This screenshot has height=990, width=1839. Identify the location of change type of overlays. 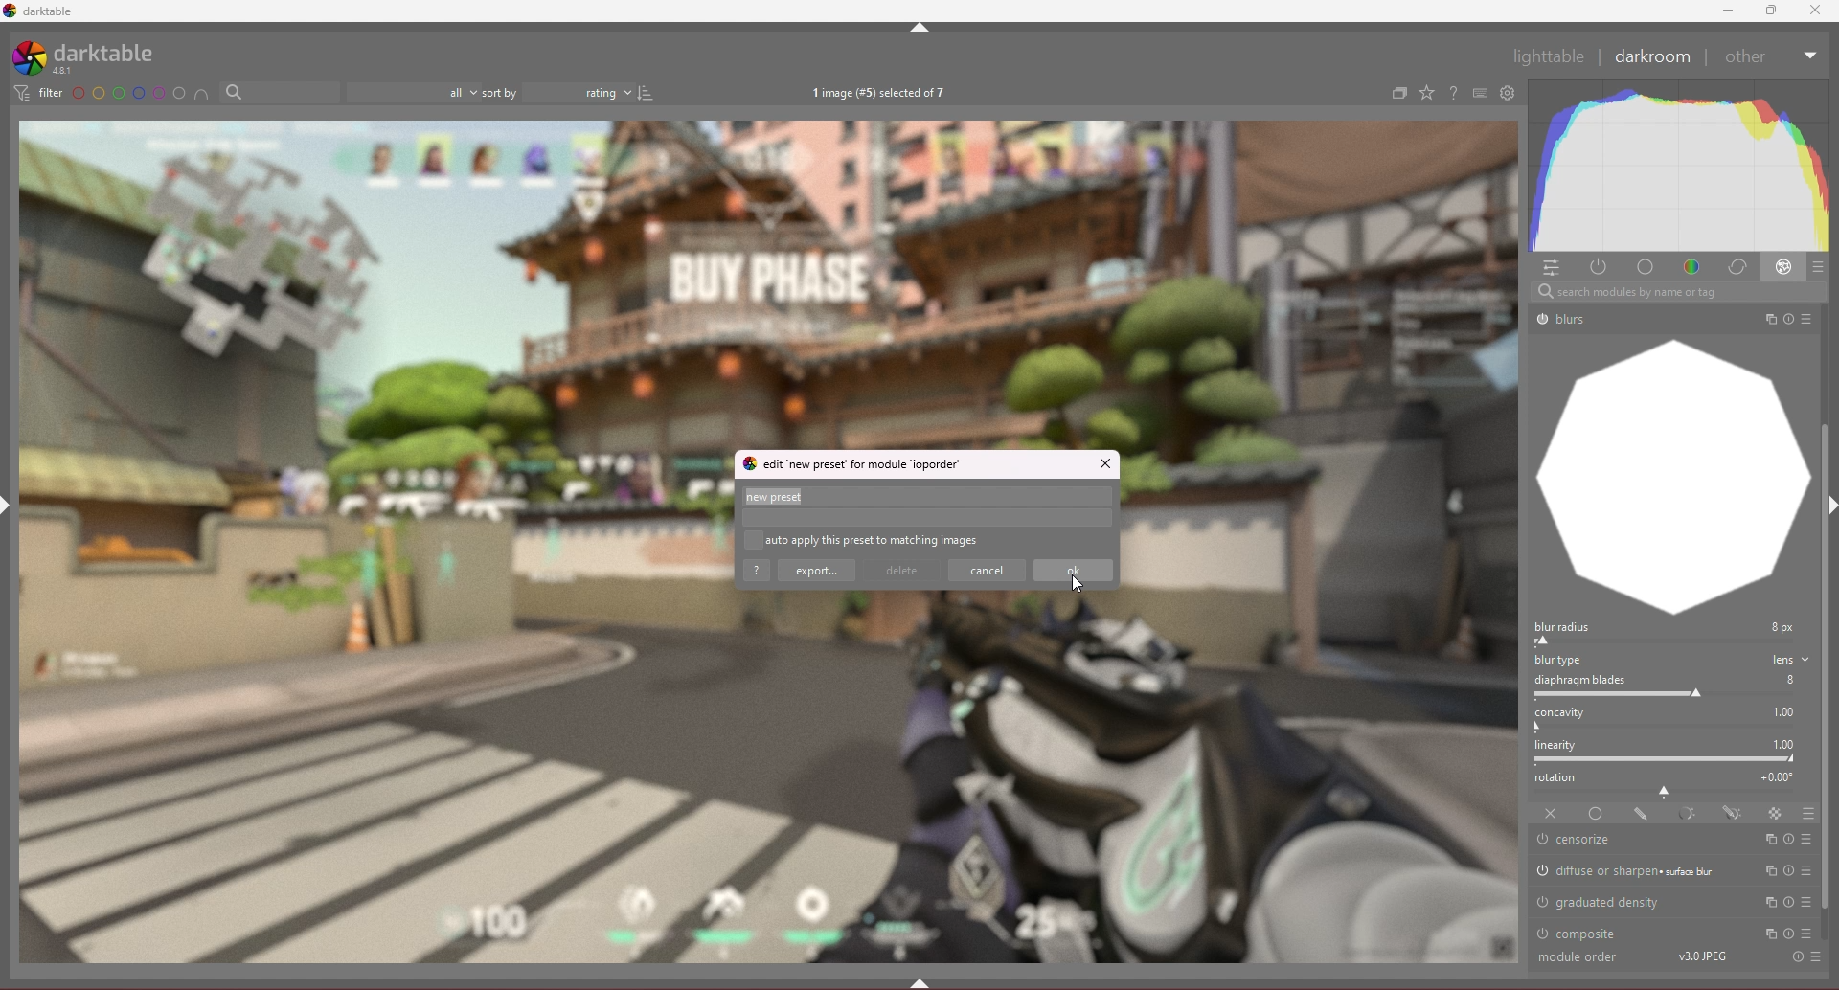
(1428, 92).